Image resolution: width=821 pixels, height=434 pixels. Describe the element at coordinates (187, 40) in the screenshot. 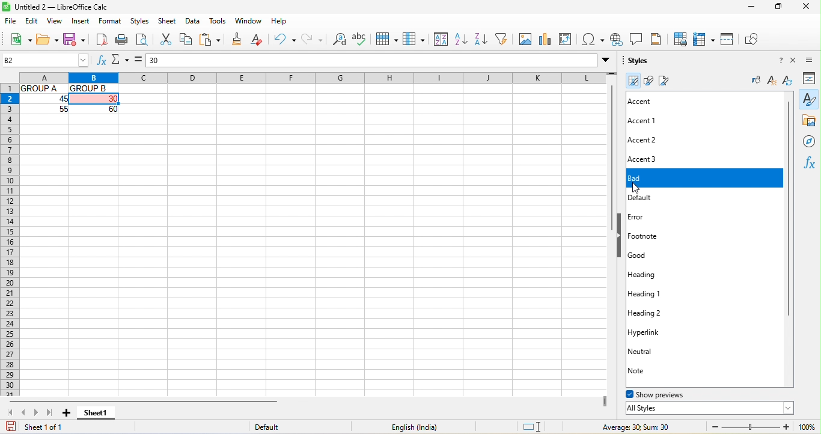

I see `copy` at that location.